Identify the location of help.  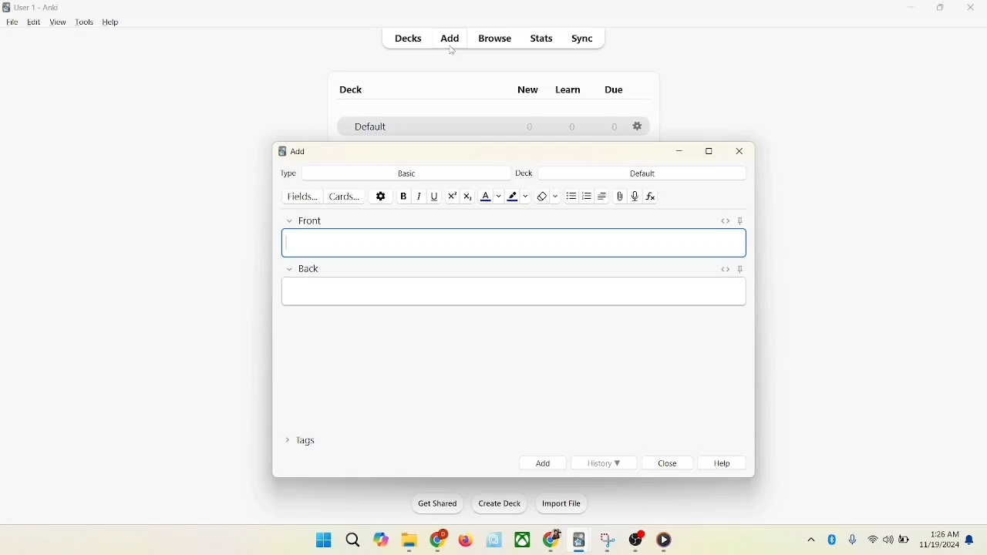
(111, 22).